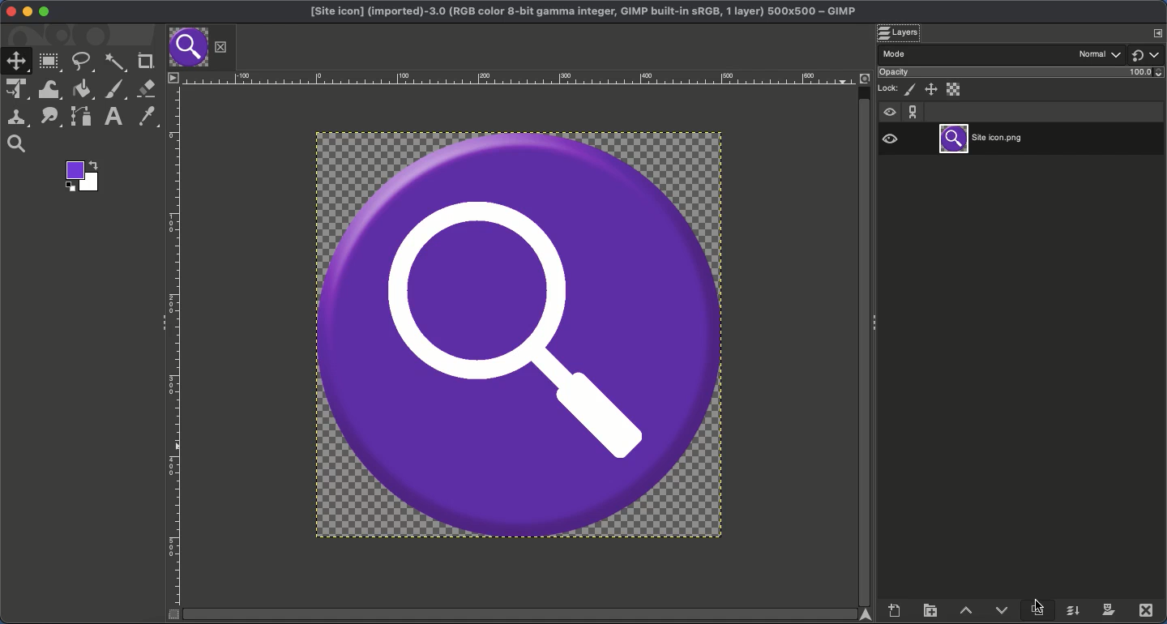 Image resolution: width=1167 pixels, height=624 pixels. I want to click on Layers, so click(899, 32).